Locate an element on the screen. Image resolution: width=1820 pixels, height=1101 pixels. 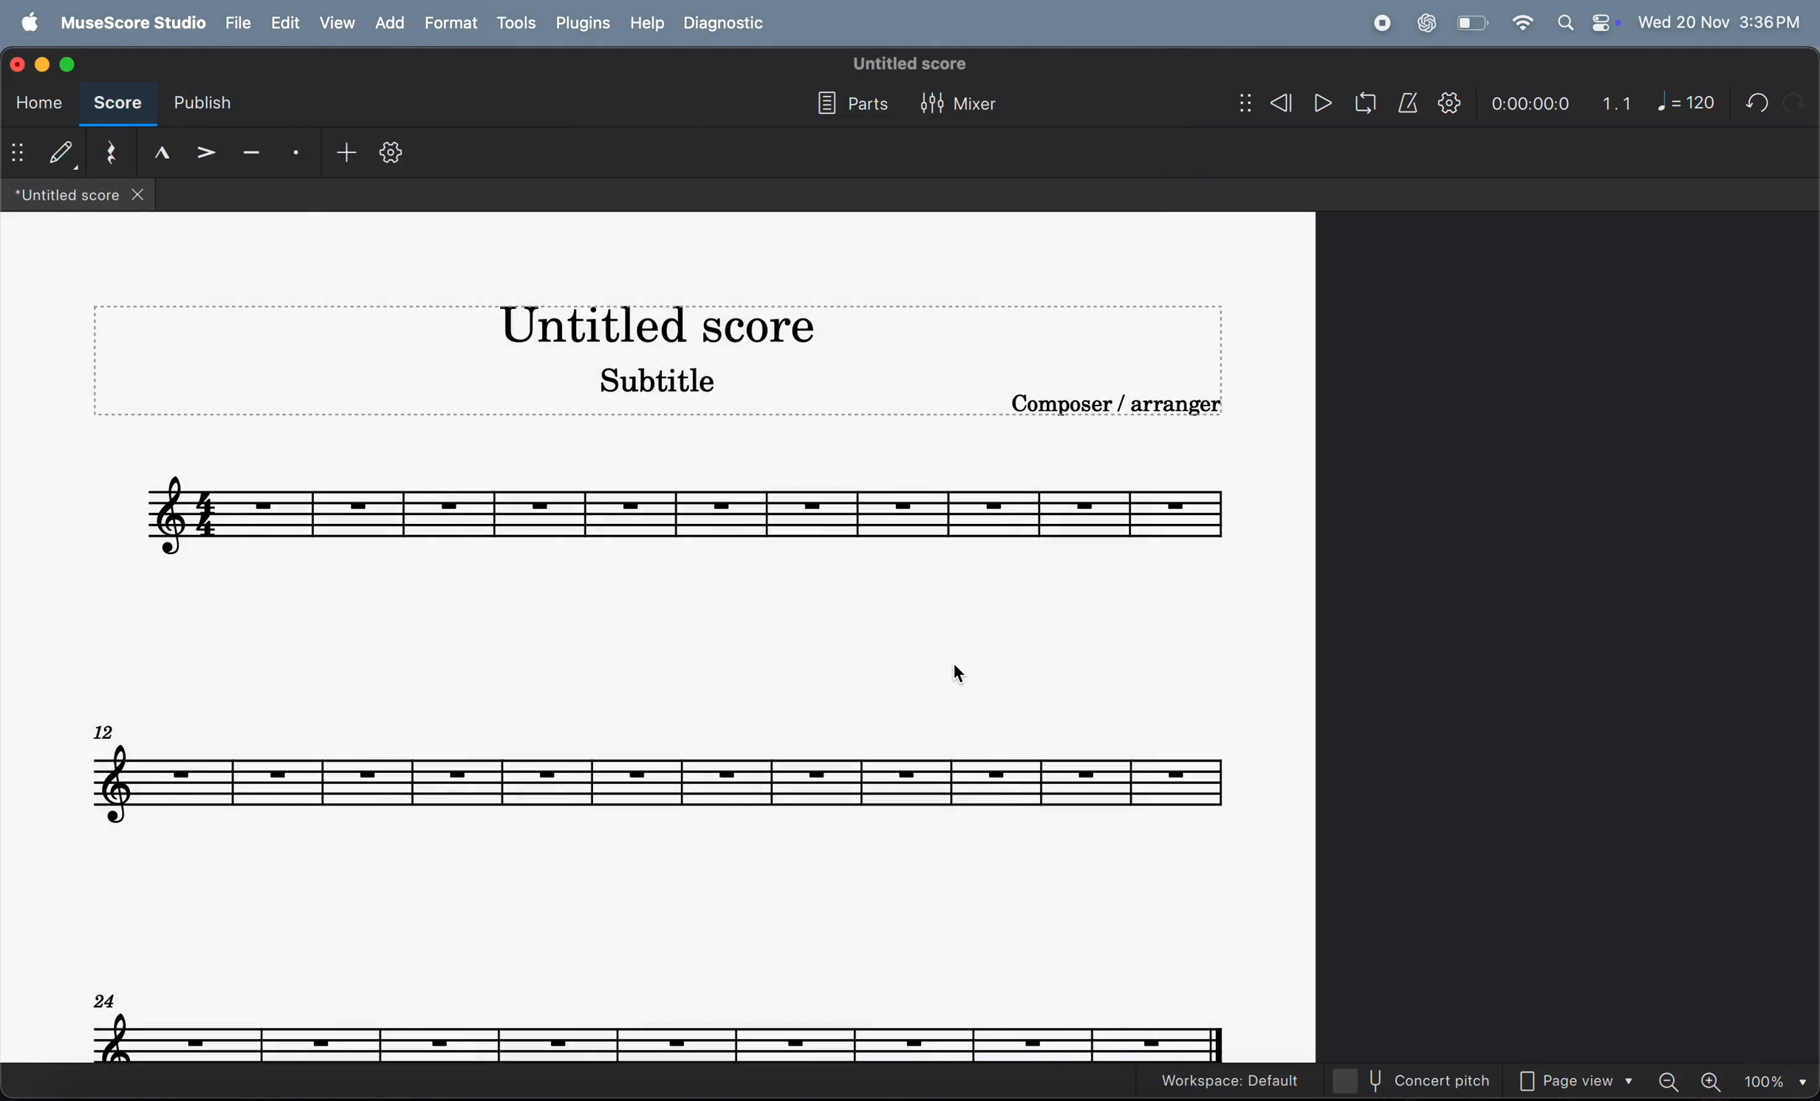
settings is located at coordinates (1449, 103).